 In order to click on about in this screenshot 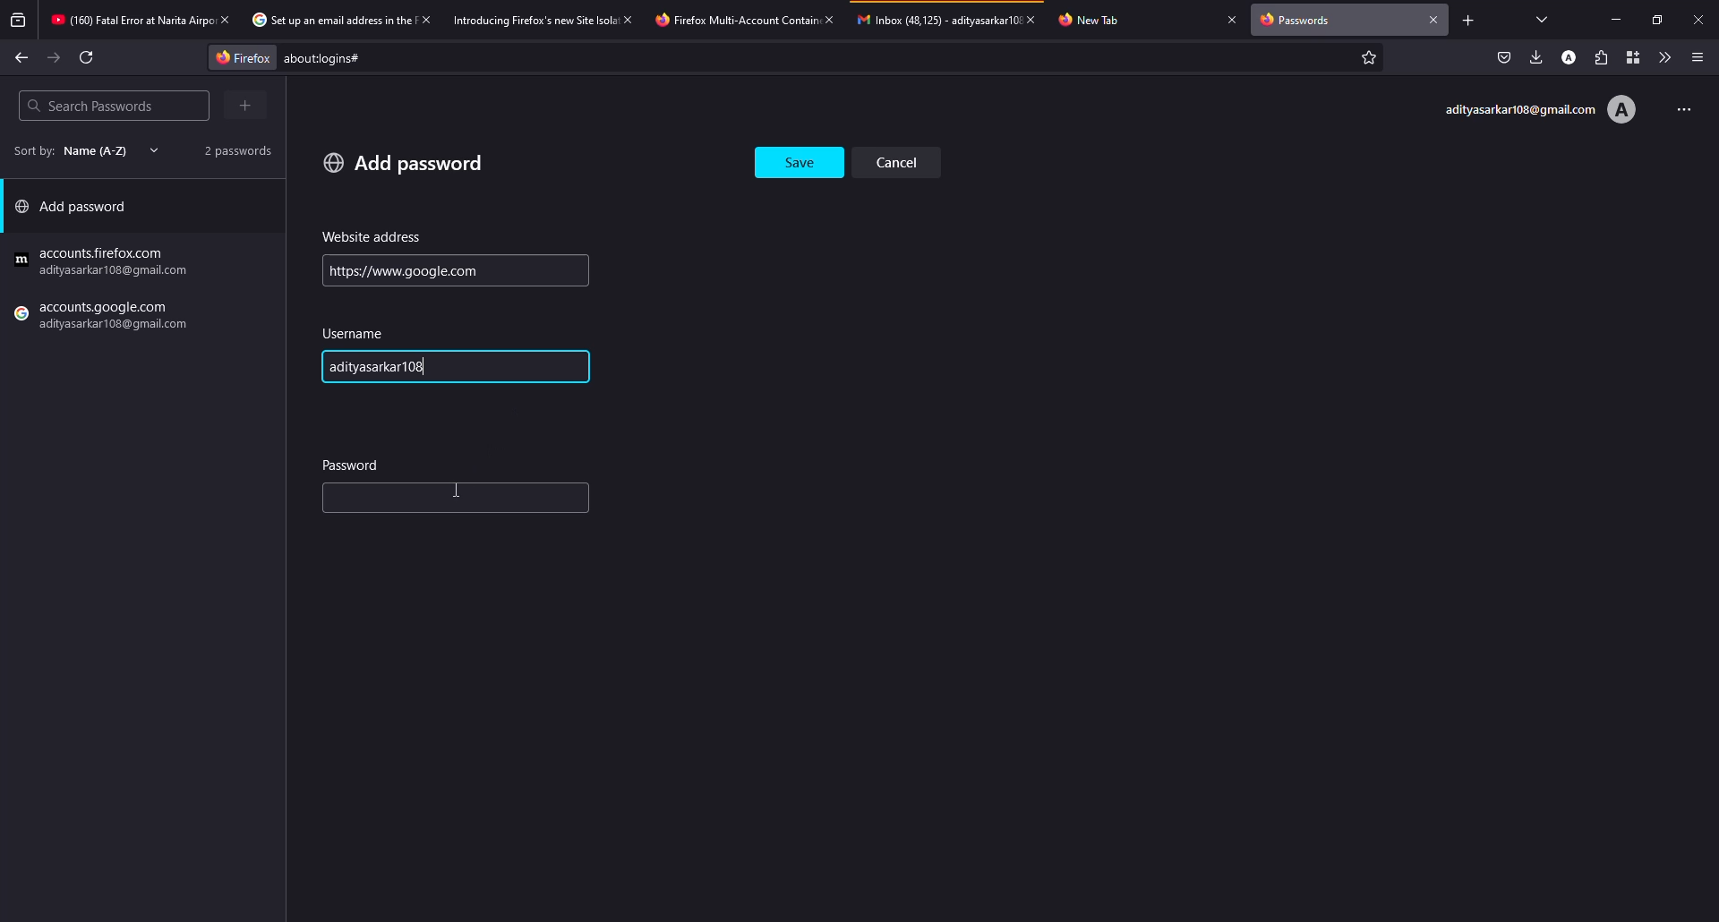, I will do `click(471, 58)`.